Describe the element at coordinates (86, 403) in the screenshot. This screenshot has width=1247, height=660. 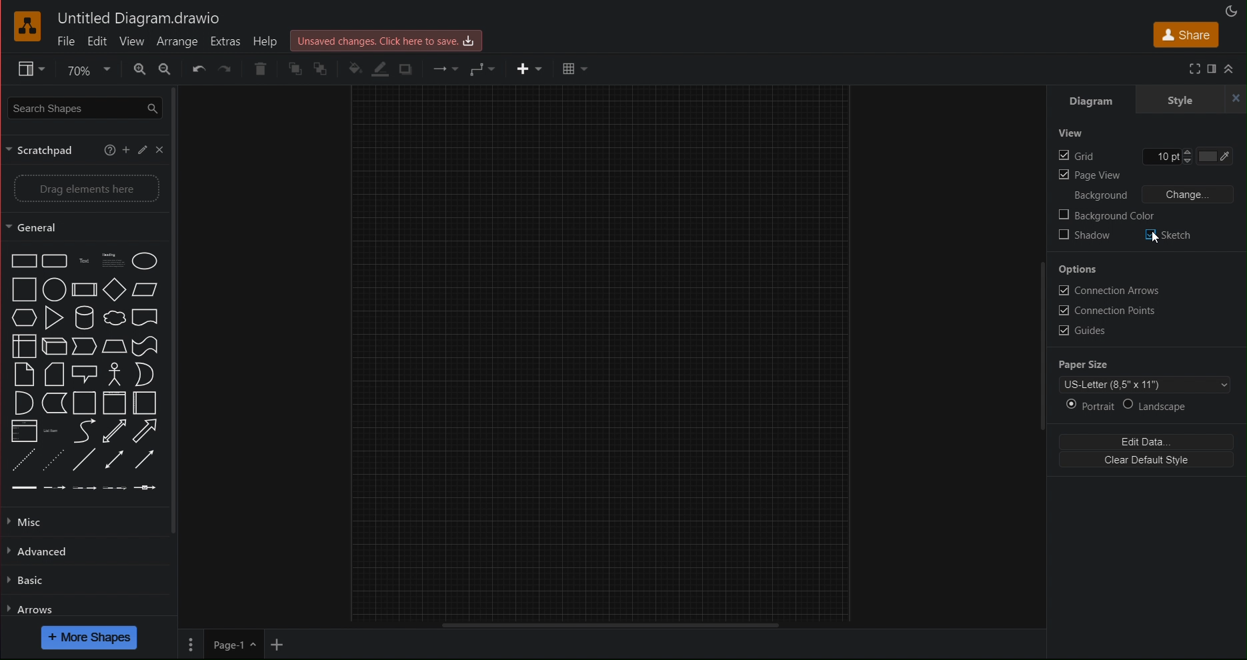
I see `container` at that location.